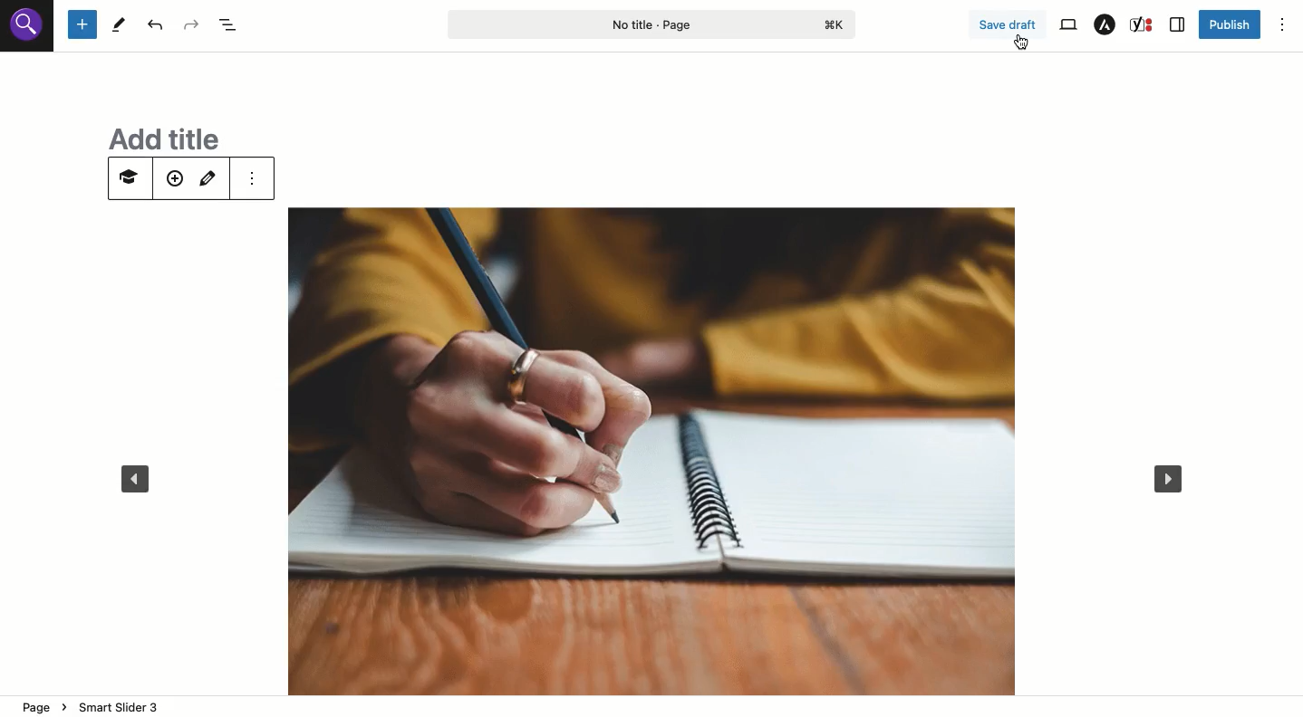 The height and width of the screenshot is (717, 1303). I want to click on page, so click(41, 707).